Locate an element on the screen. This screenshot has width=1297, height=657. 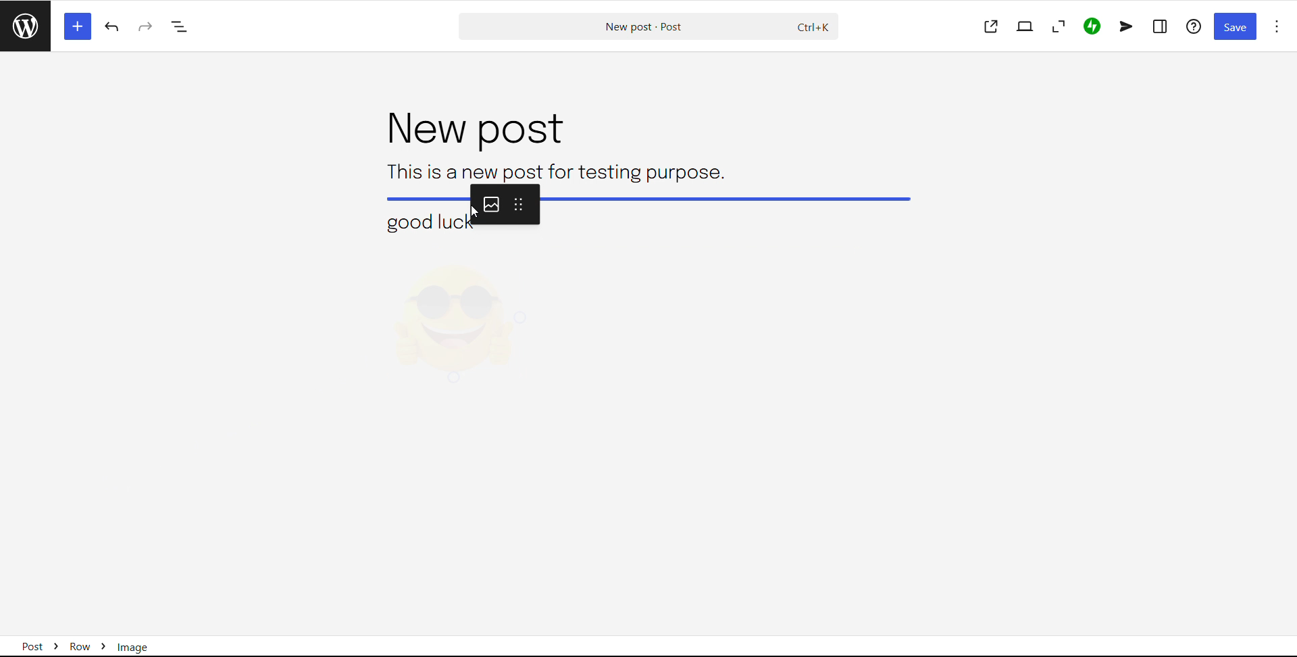
options is located at coordinates (1277, 26).